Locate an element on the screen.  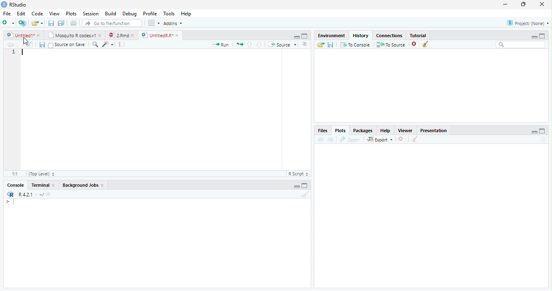
To Source is located at coordinates (391, 44).